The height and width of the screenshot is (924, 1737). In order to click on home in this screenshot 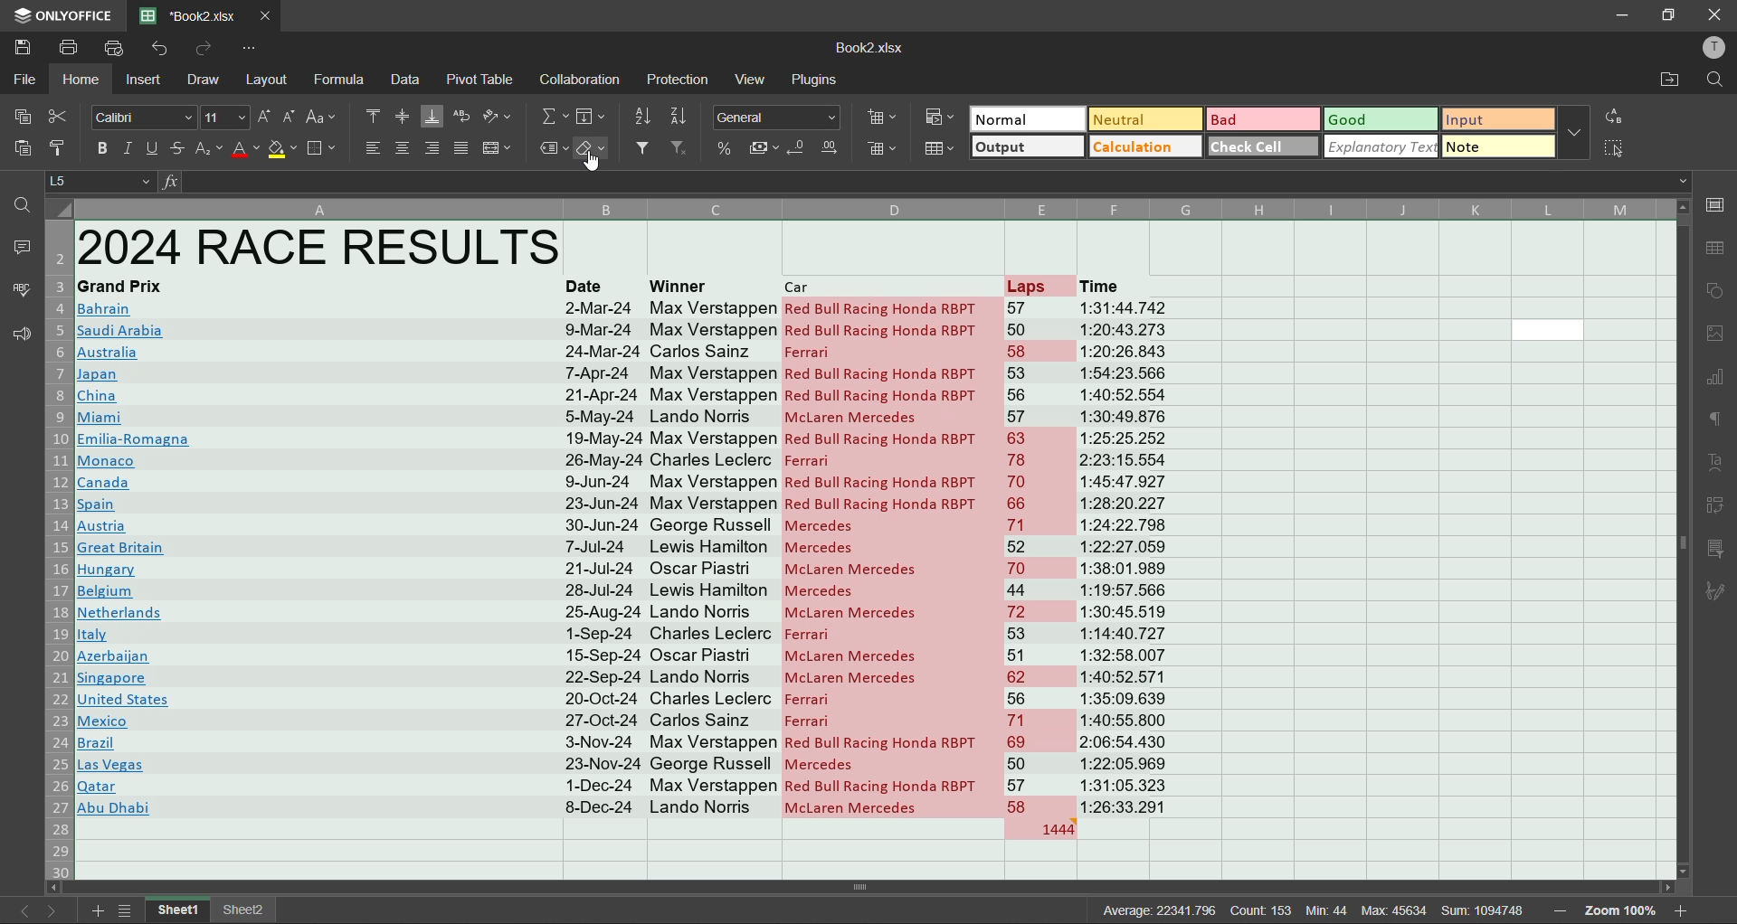, I will do `click(86, 82)`.